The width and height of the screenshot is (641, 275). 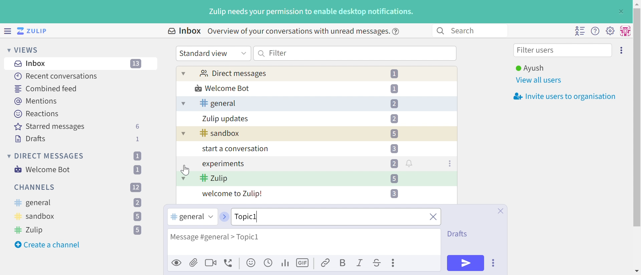 I want to click on Hide user list, so click(x=580, y=31).